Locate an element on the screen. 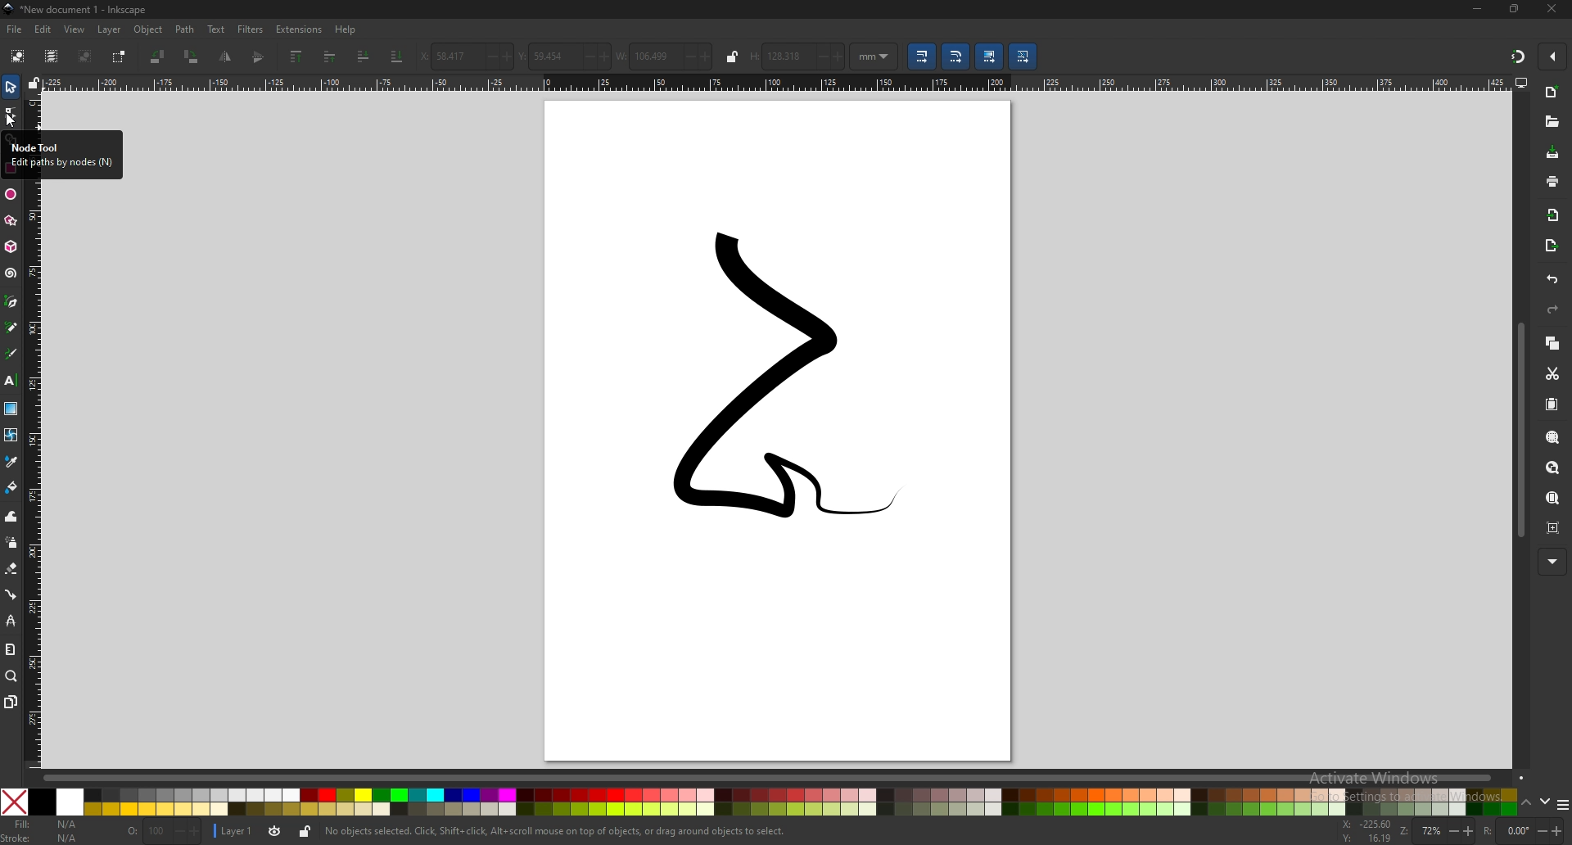  tweak is located at coordinates (11, 517).